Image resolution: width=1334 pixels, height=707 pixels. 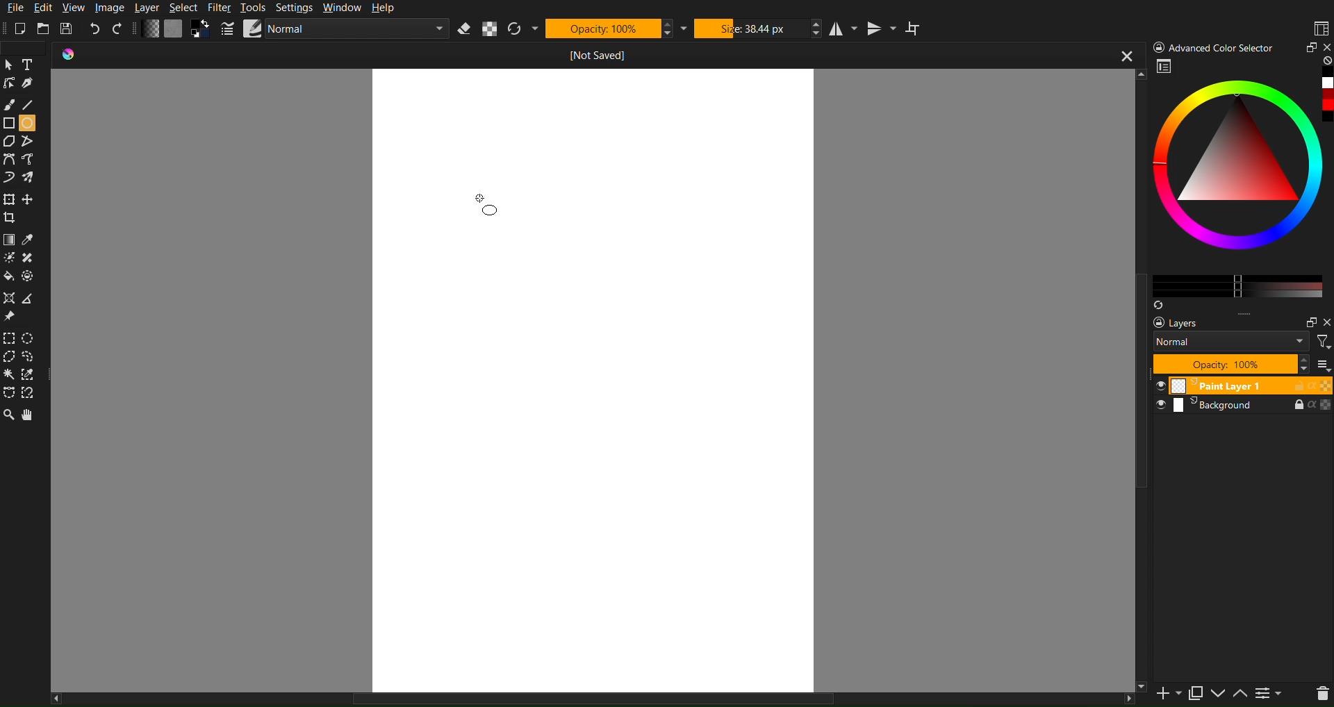 What do you see at coordinates (748, 28) in the screenshot?
I see `Size` at bounding box center [748, 28].